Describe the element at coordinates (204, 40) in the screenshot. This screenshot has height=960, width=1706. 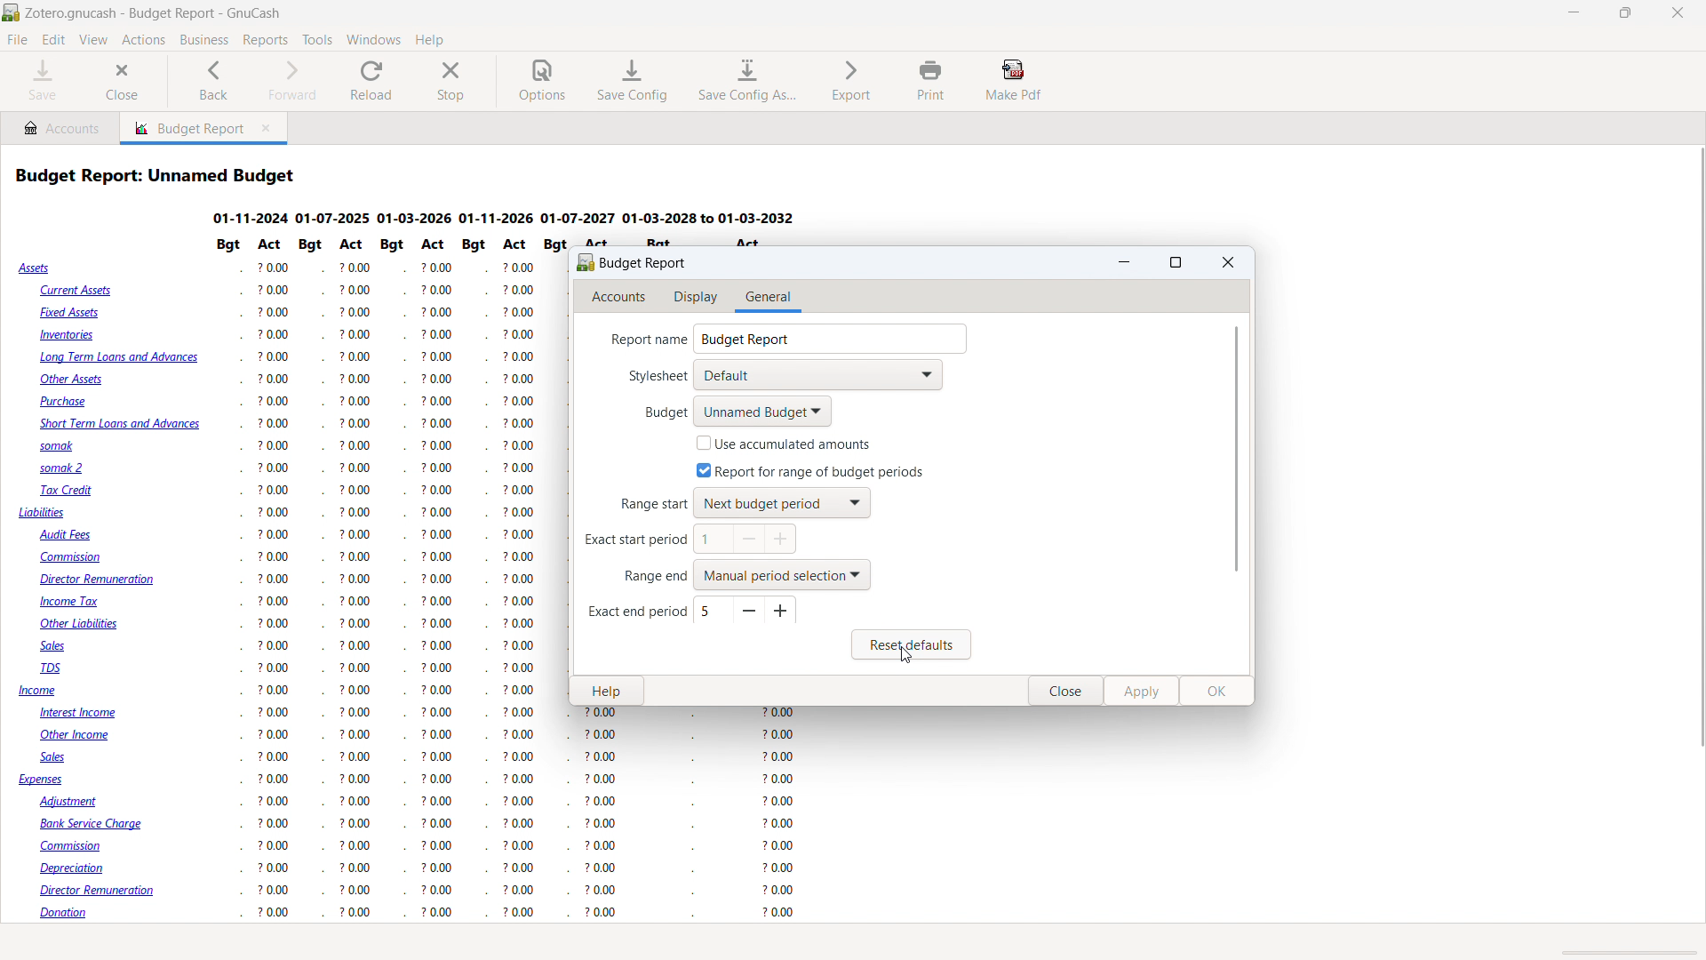
I see `business` at that location.